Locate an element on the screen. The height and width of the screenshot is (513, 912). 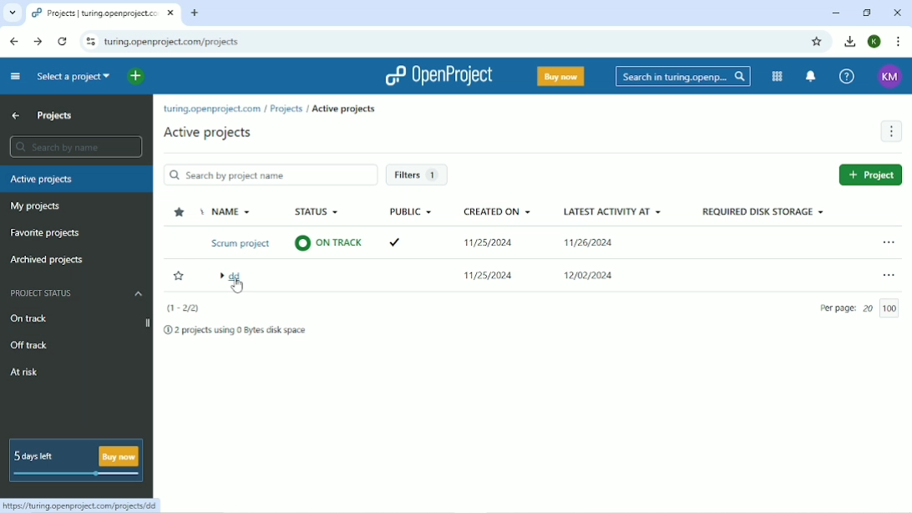
OpenProject is located at coordinates (438, 76).